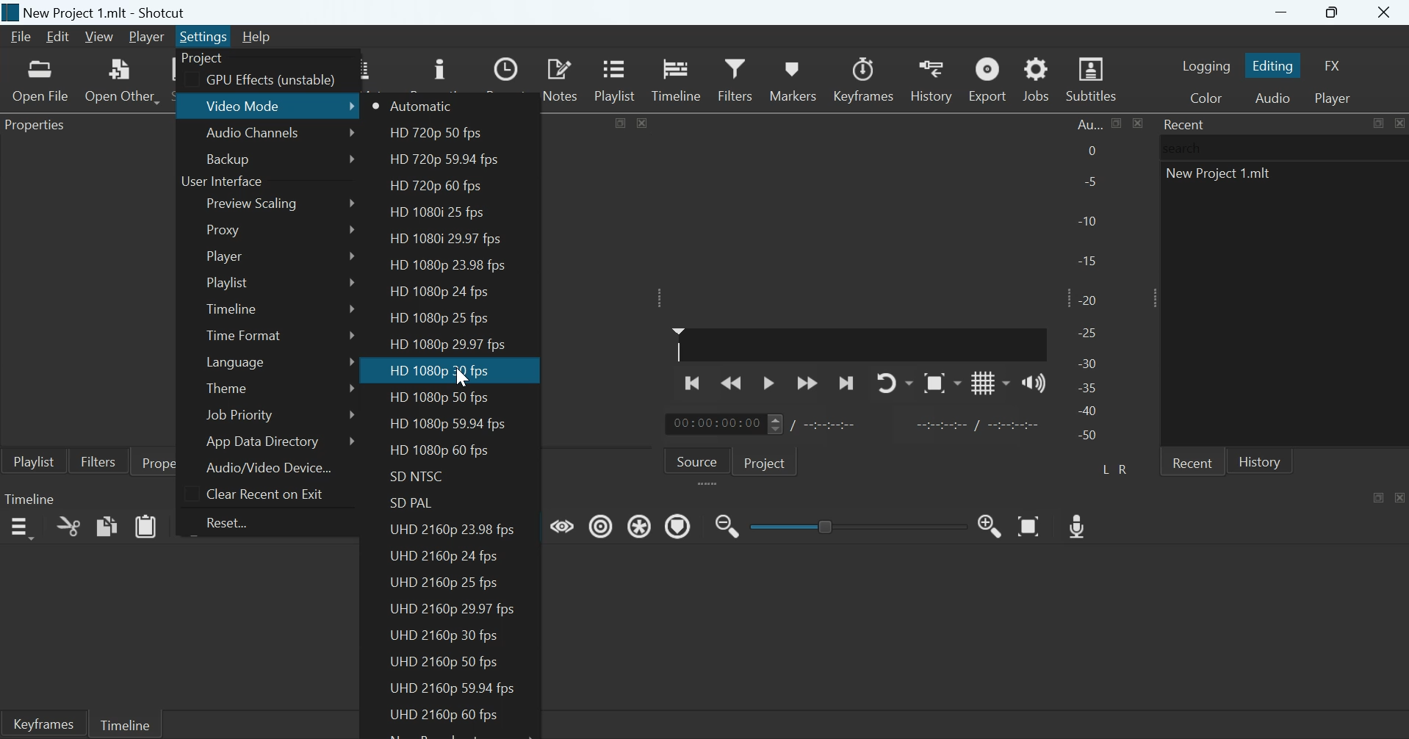 The height and width of the screenshot is (739, 1409). I want to click on zoom timeline out, so click(727, 524).